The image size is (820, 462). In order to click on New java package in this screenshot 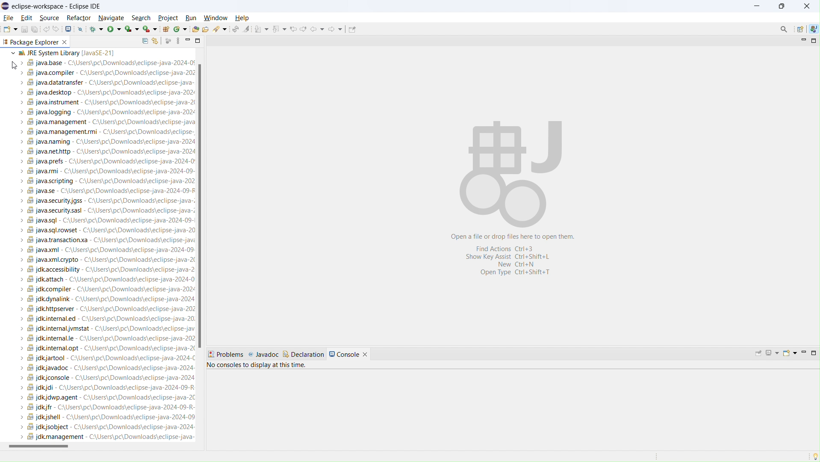, I will do `click(165, 28)`.